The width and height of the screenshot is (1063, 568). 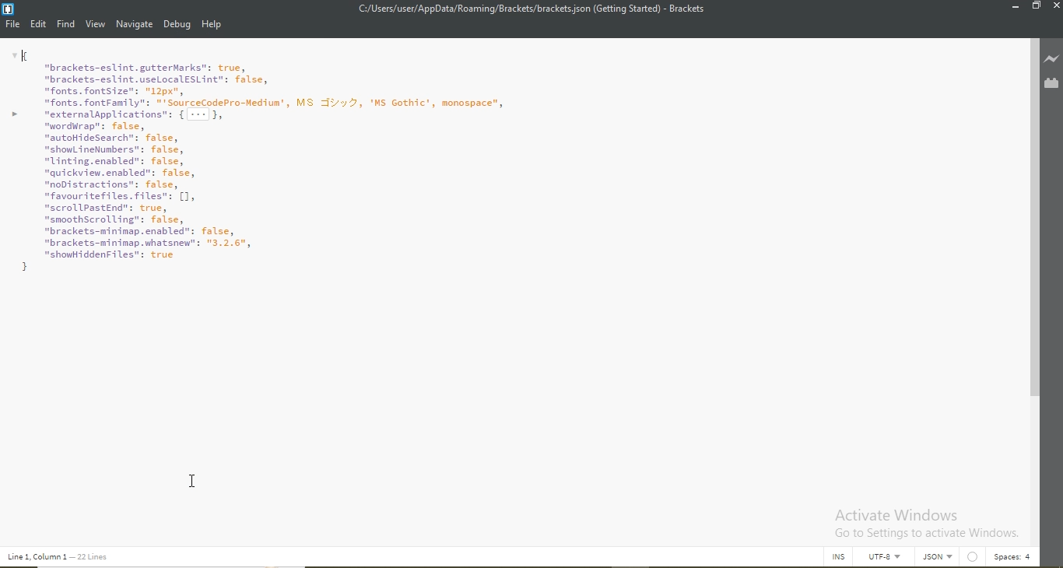 What do you see at coordinates (96, 26) in the screenshot?
I see `View` at bounding box center [96, 26].